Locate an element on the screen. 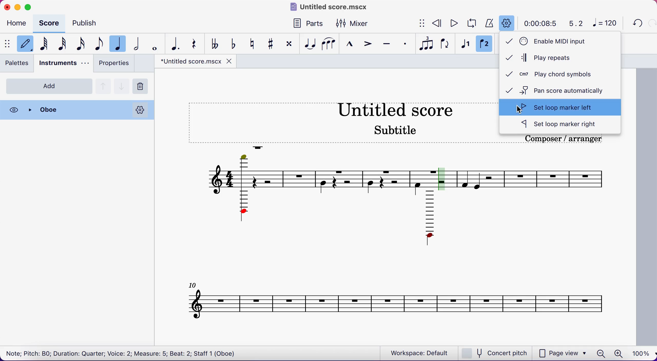 The image size is (657, 361). toggle dobule sharp is located at coordinates (290, 45).